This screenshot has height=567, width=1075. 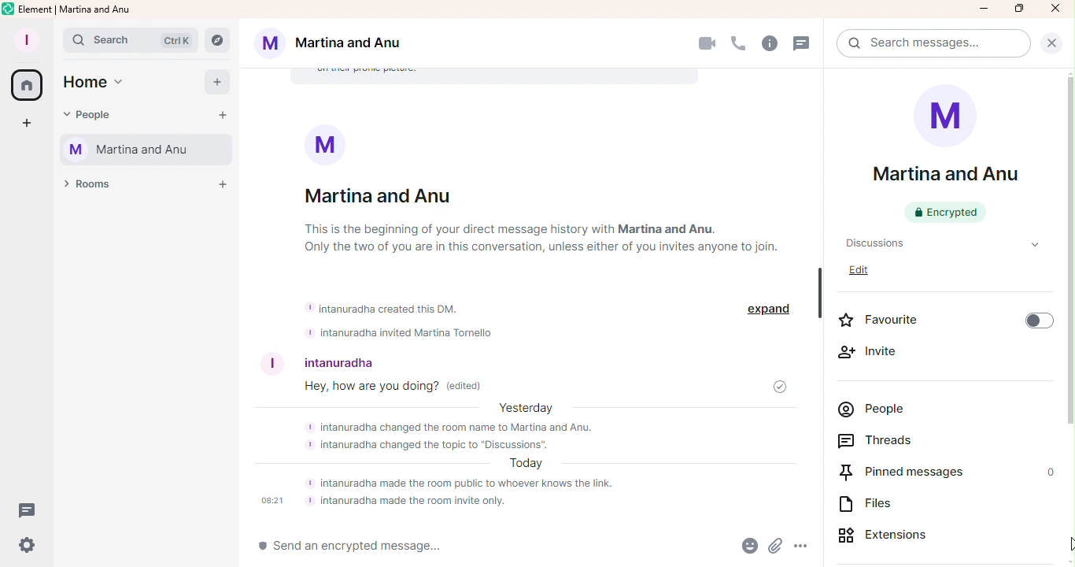 What do you see at coordinates (802, 547) in the screenshot?
I see `More Options` at bounding box center [802, 547].